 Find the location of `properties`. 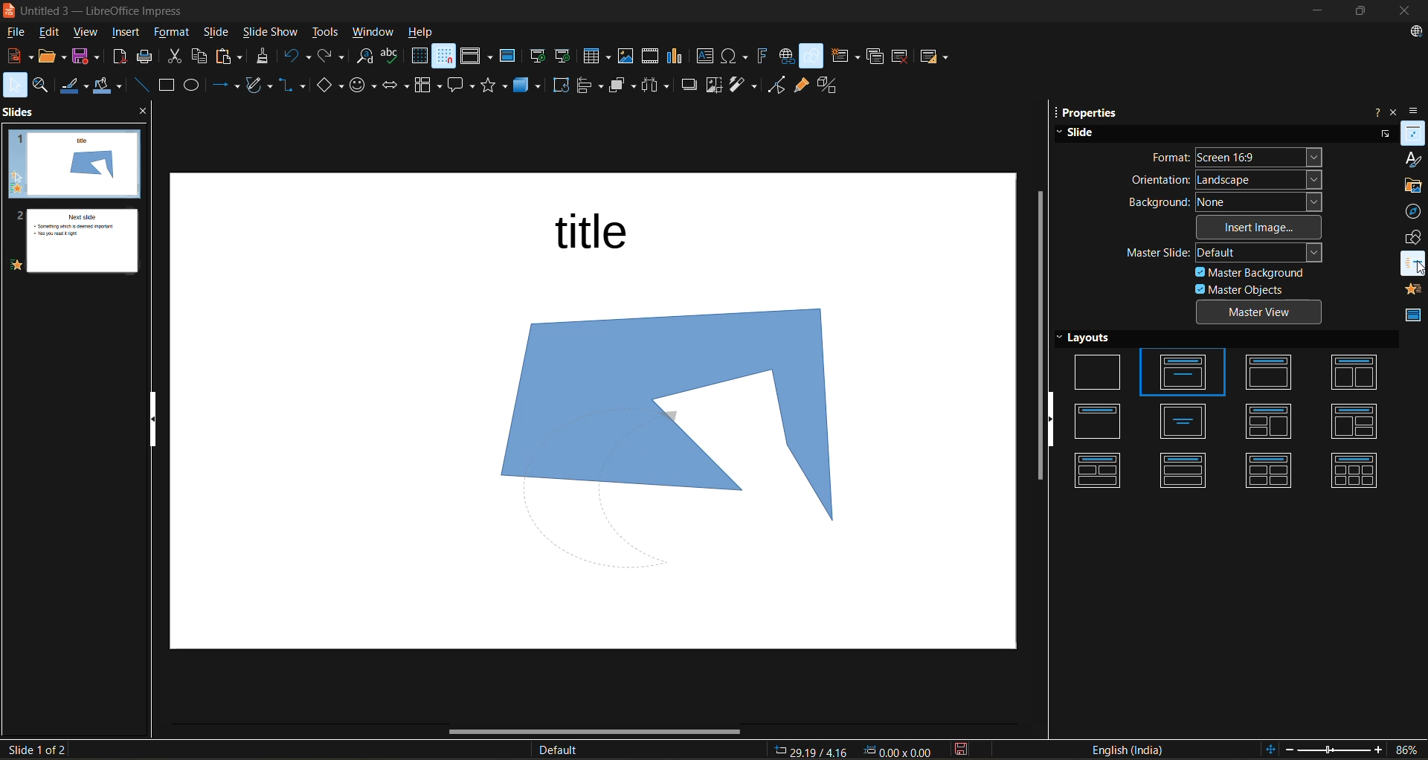

properties is located at coordinates (1413, 136).